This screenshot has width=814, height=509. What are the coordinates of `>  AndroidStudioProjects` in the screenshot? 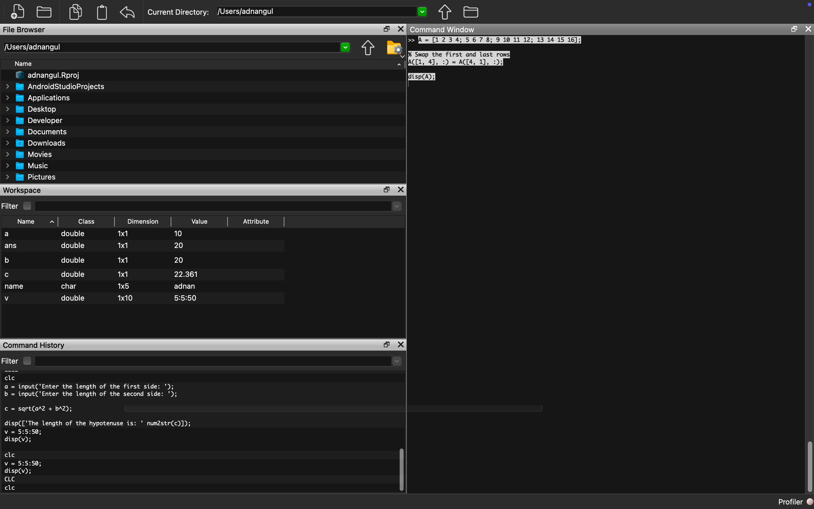 It's located at (55, 88).